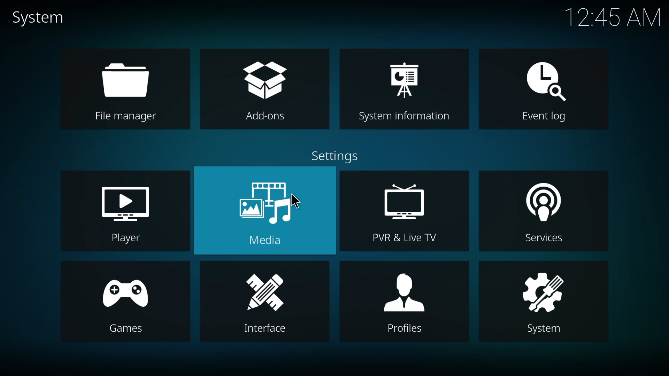 This screenshot has height=376, width=669. What do you see at coordinates (406, 90) in the screenshot?
I see `system information` at bounding box center [406, 90].